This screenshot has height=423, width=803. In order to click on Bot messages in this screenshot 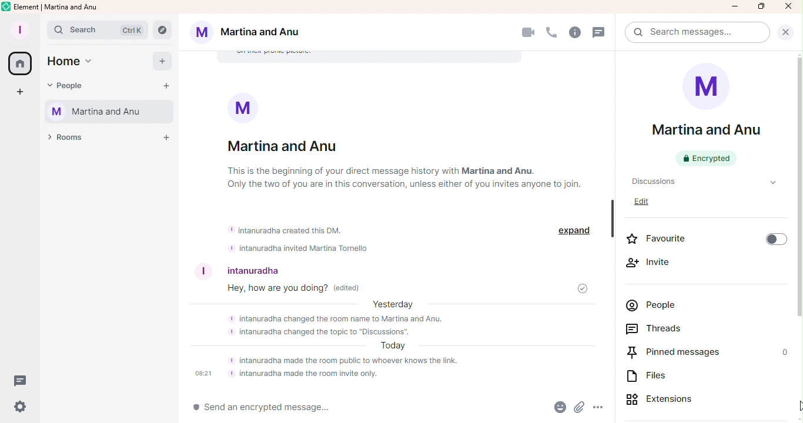, I will do `click(394, 343)`.